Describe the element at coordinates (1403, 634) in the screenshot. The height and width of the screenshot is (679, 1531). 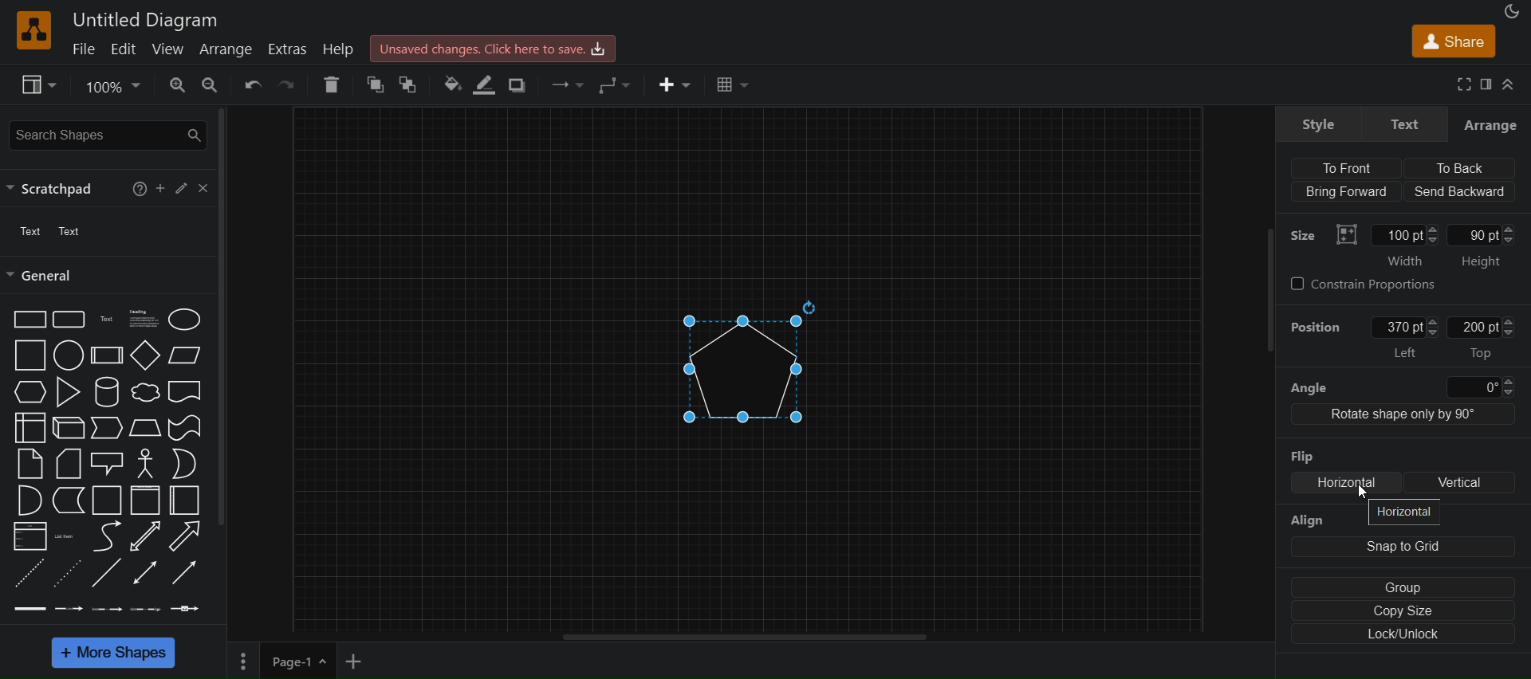
I see `lock/unlock` at that location.